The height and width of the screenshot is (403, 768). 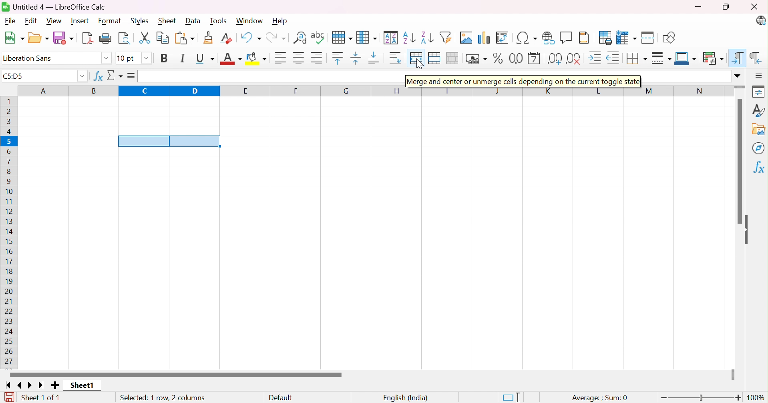 I want to click on Merge Cells, so click(x=436, y=58).